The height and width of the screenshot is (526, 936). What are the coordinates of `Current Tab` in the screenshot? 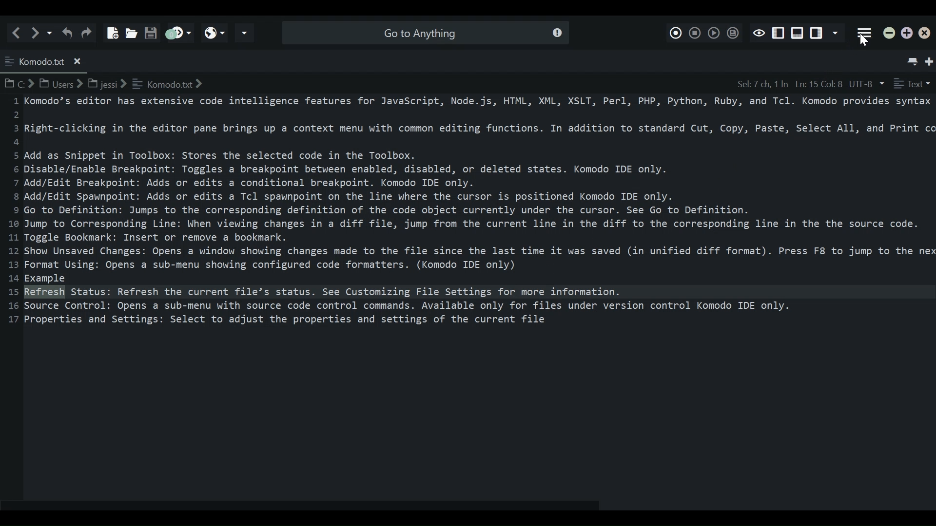 It's located at (45, 60).